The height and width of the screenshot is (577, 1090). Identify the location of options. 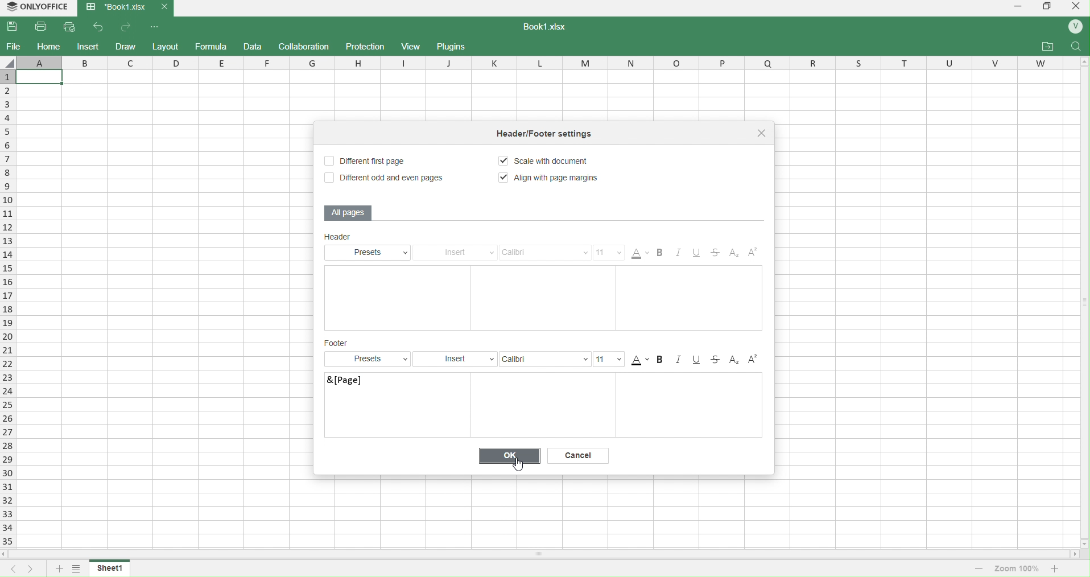
(156, 27).